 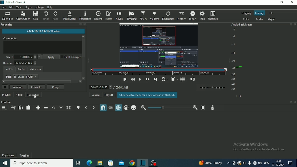 I want to click on Expand, so click(x=80, y=24).